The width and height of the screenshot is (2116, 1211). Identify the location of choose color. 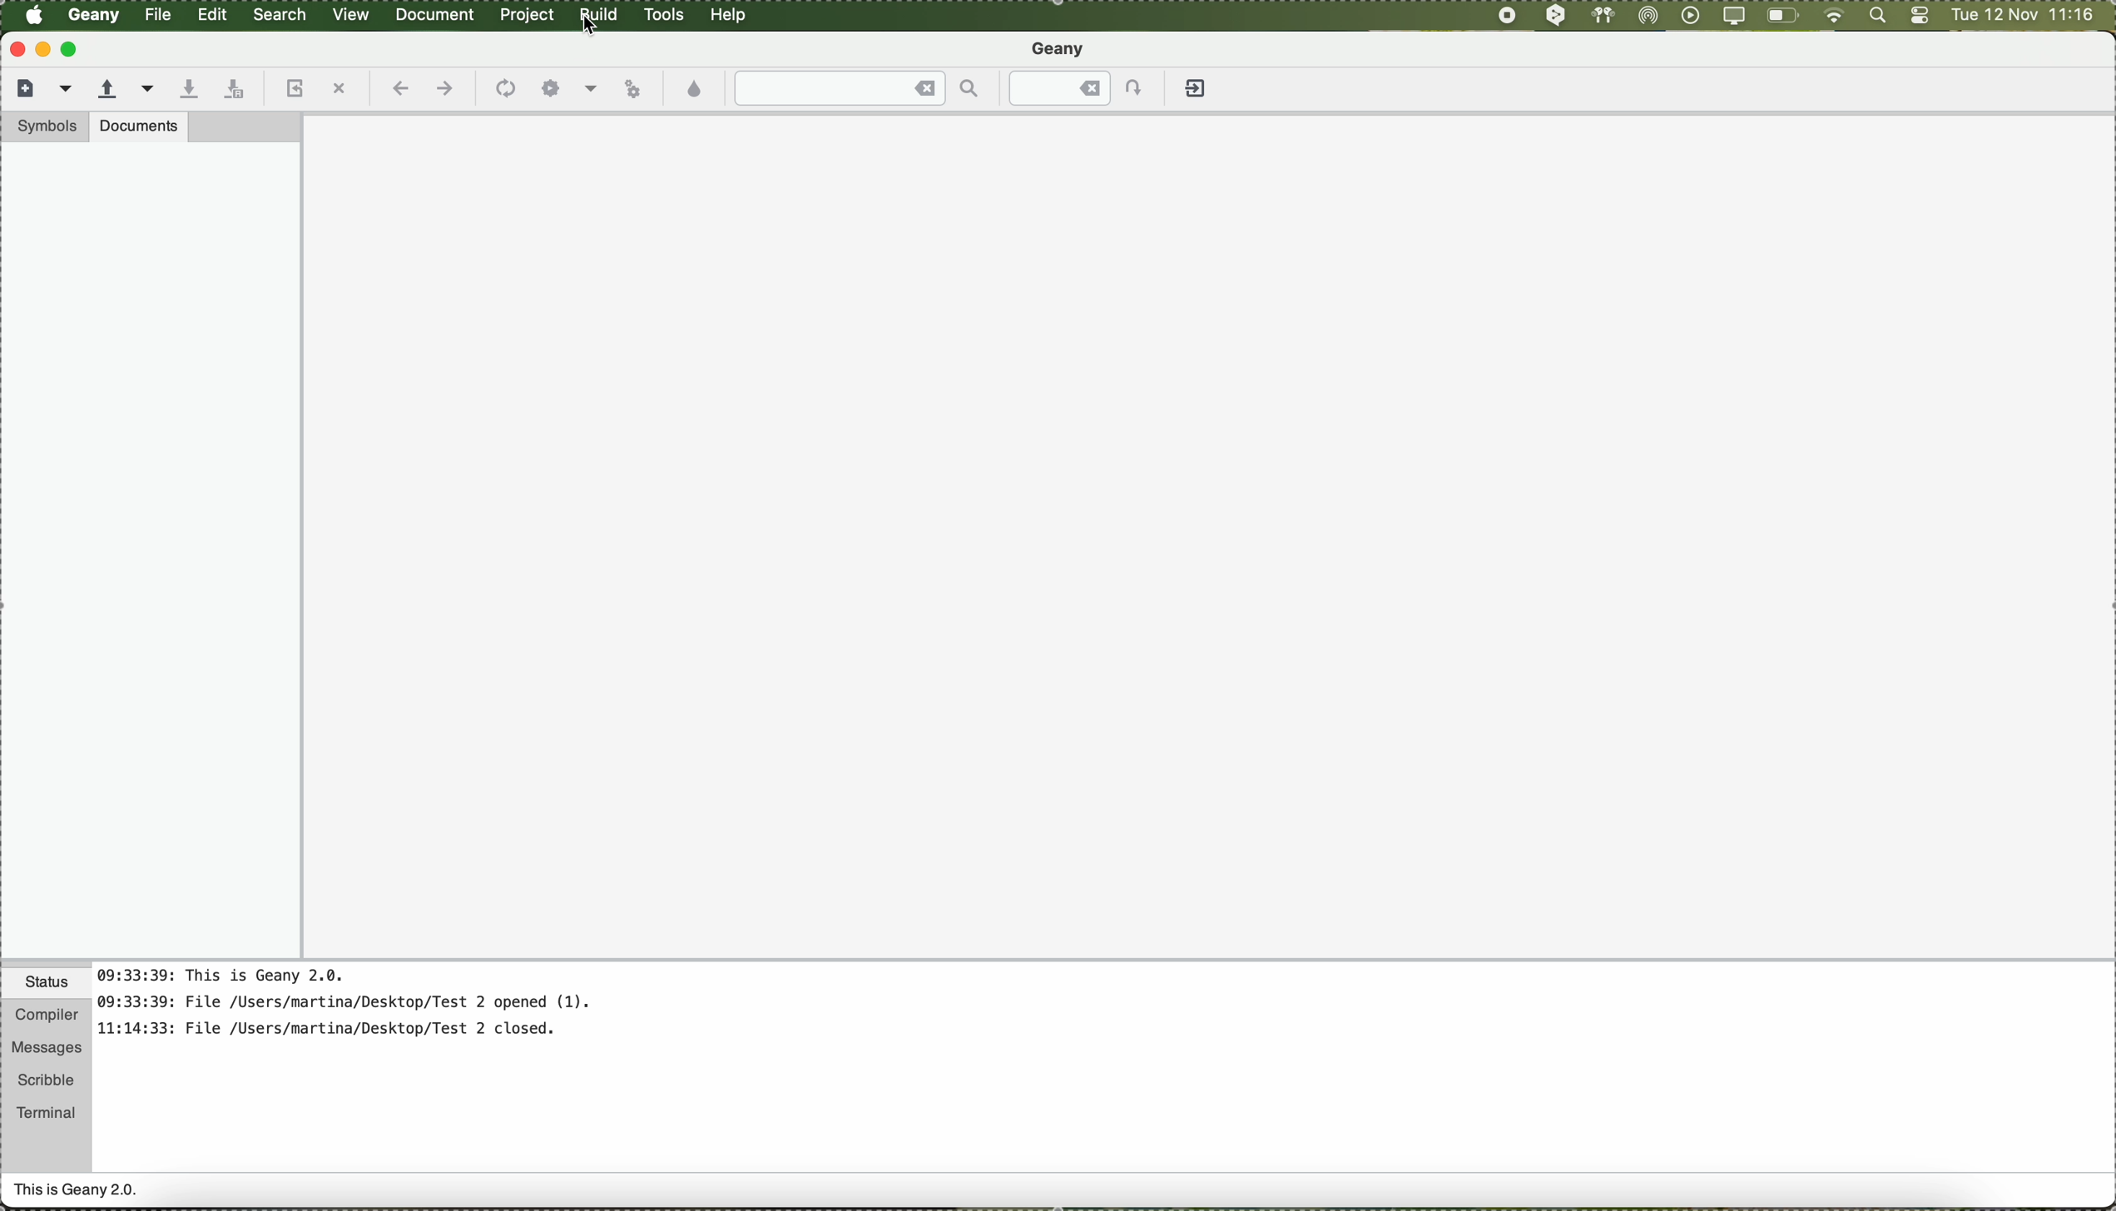
(696, 90).